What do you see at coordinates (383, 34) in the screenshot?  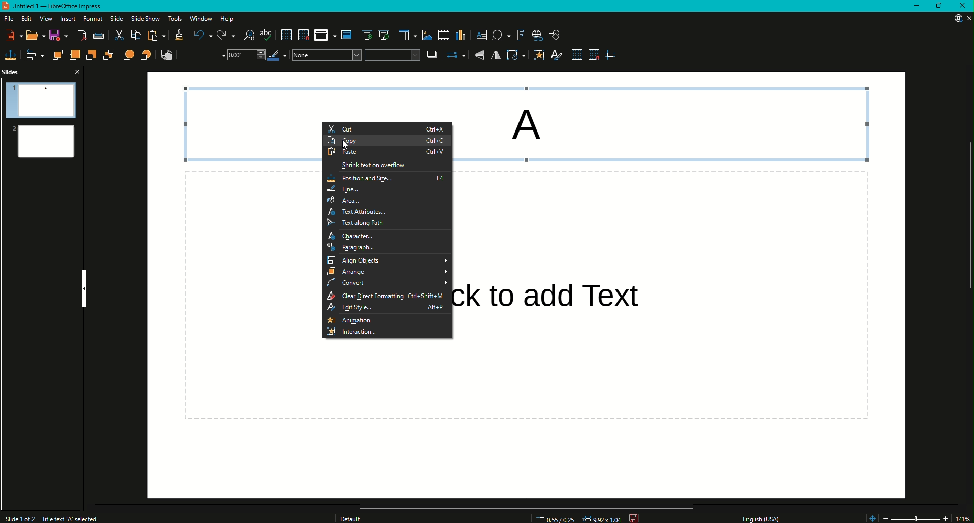 I see `Start from Current Slide` at bounding box center [383, 34].